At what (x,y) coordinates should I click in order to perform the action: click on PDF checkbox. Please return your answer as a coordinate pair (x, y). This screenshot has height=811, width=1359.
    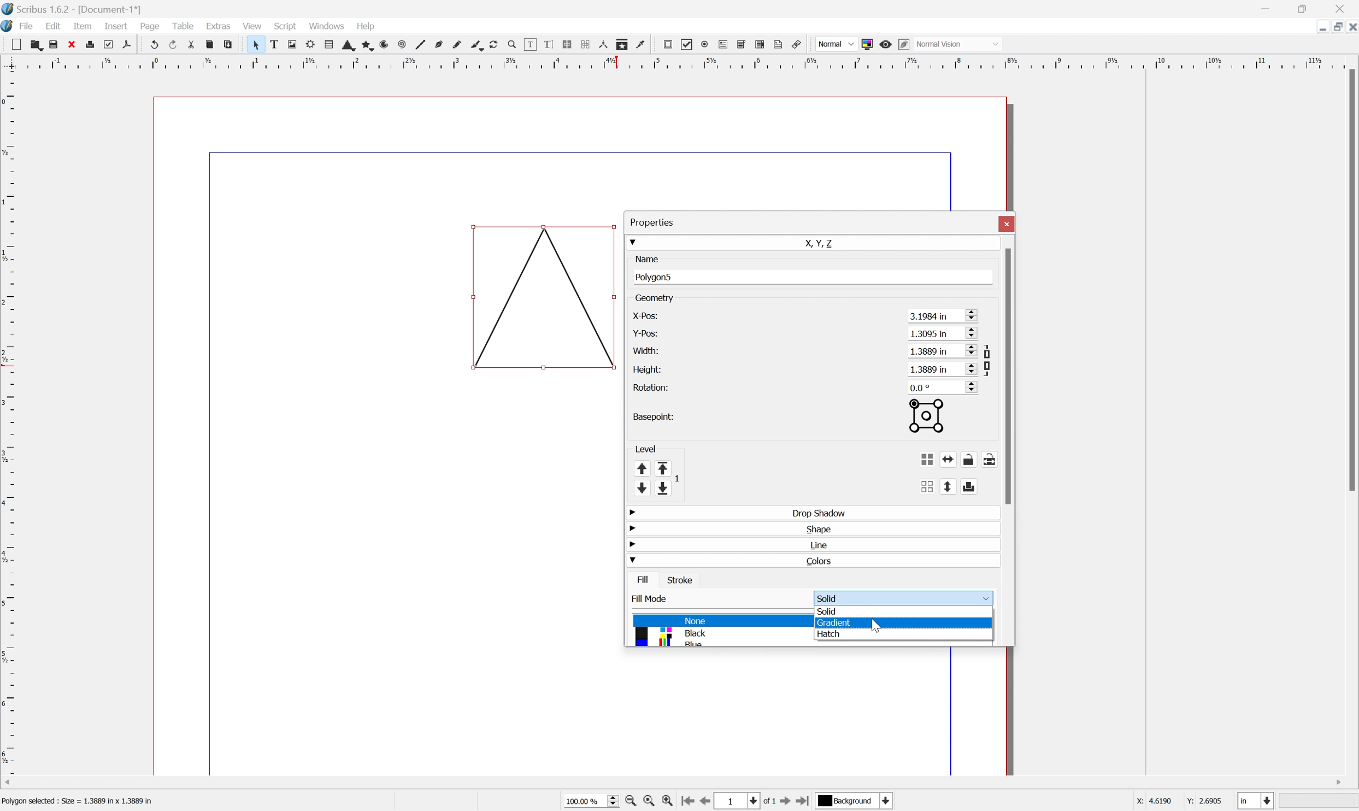
    Looking at the image, I should click on (687, 43).